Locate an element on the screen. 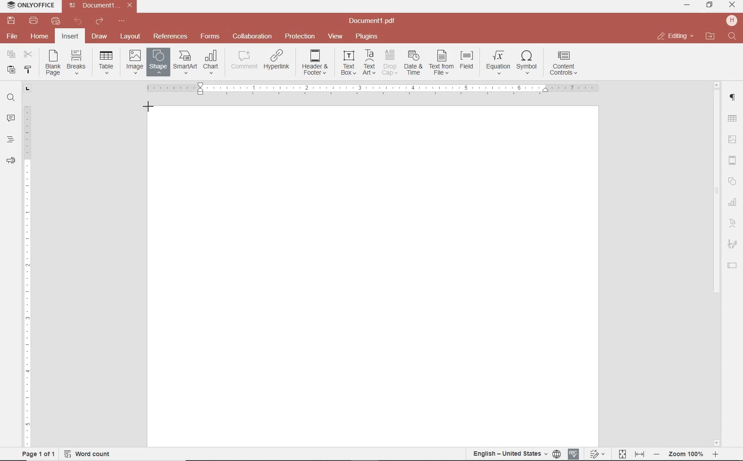  comments is located at coordinates (11, 119).